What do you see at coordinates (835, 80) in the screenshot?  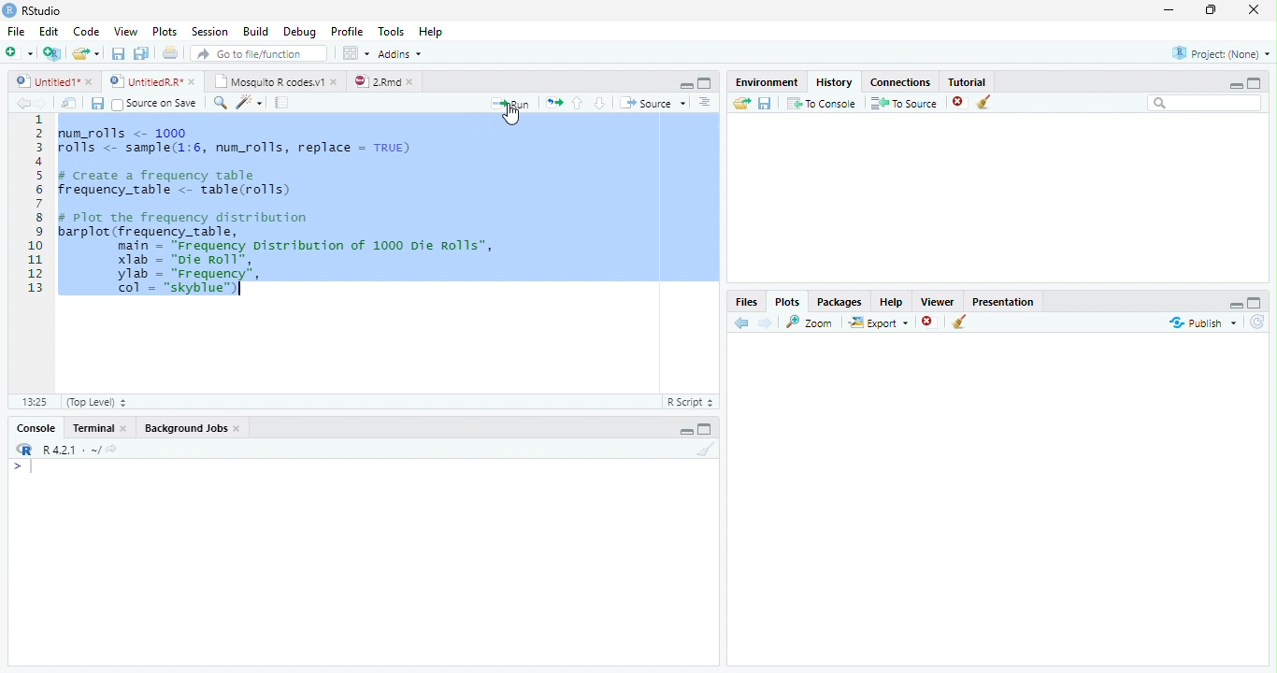 I see `History` at bounding box center [835, 80].